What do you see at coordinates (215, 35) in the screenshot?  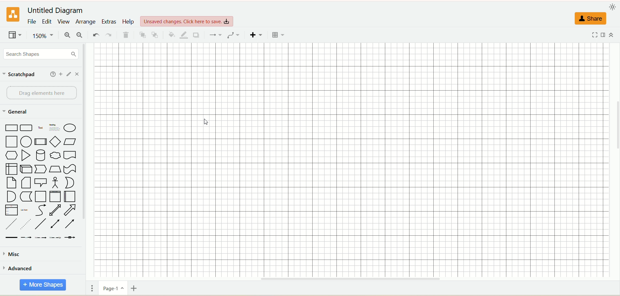 I see `connection` at bounding box center [215, 35].